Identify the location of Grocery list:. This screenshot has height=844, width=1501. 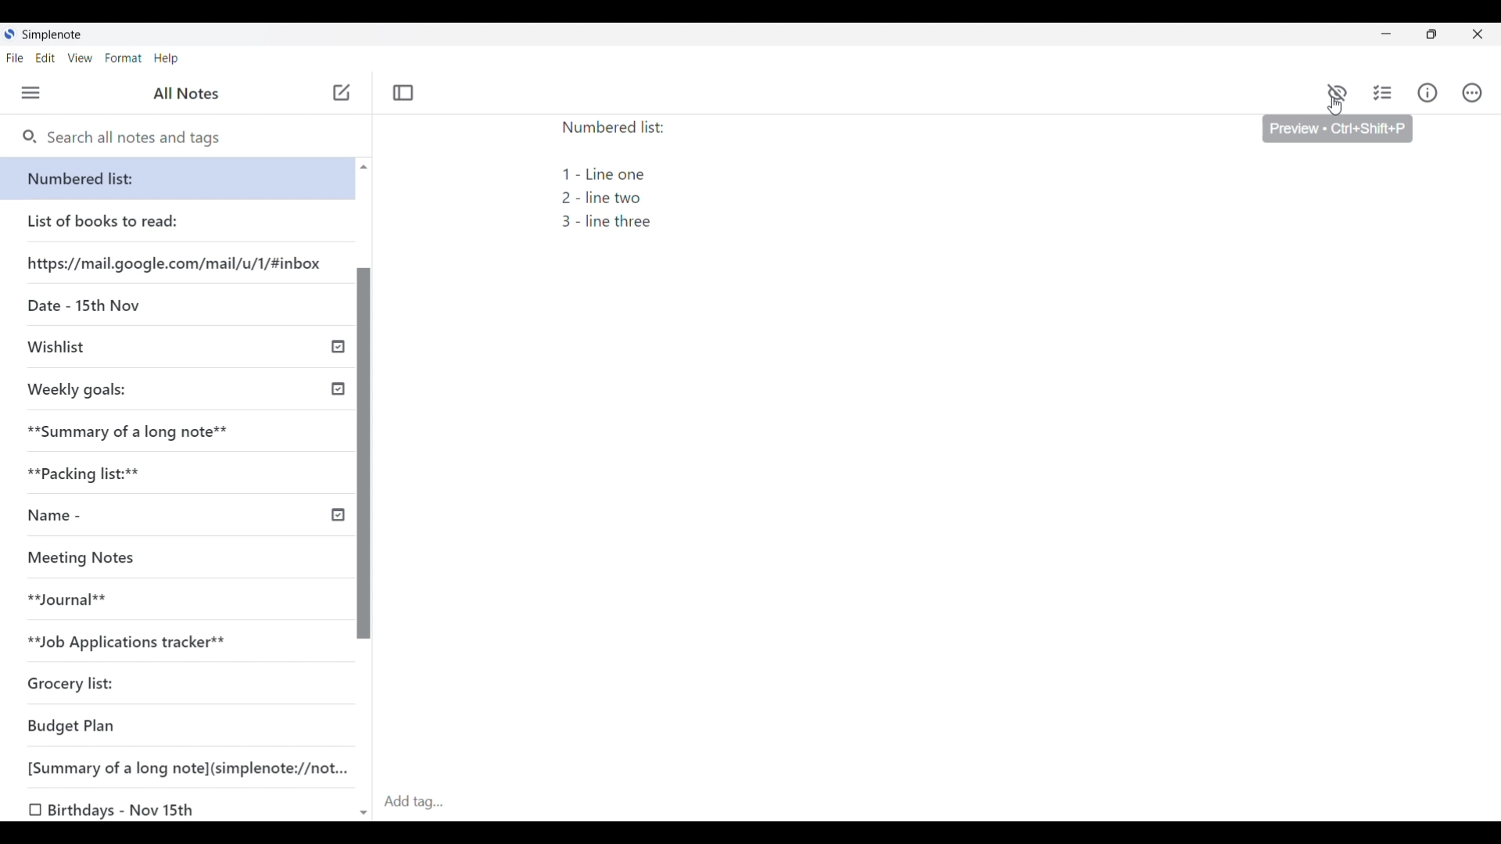
(90, 688).